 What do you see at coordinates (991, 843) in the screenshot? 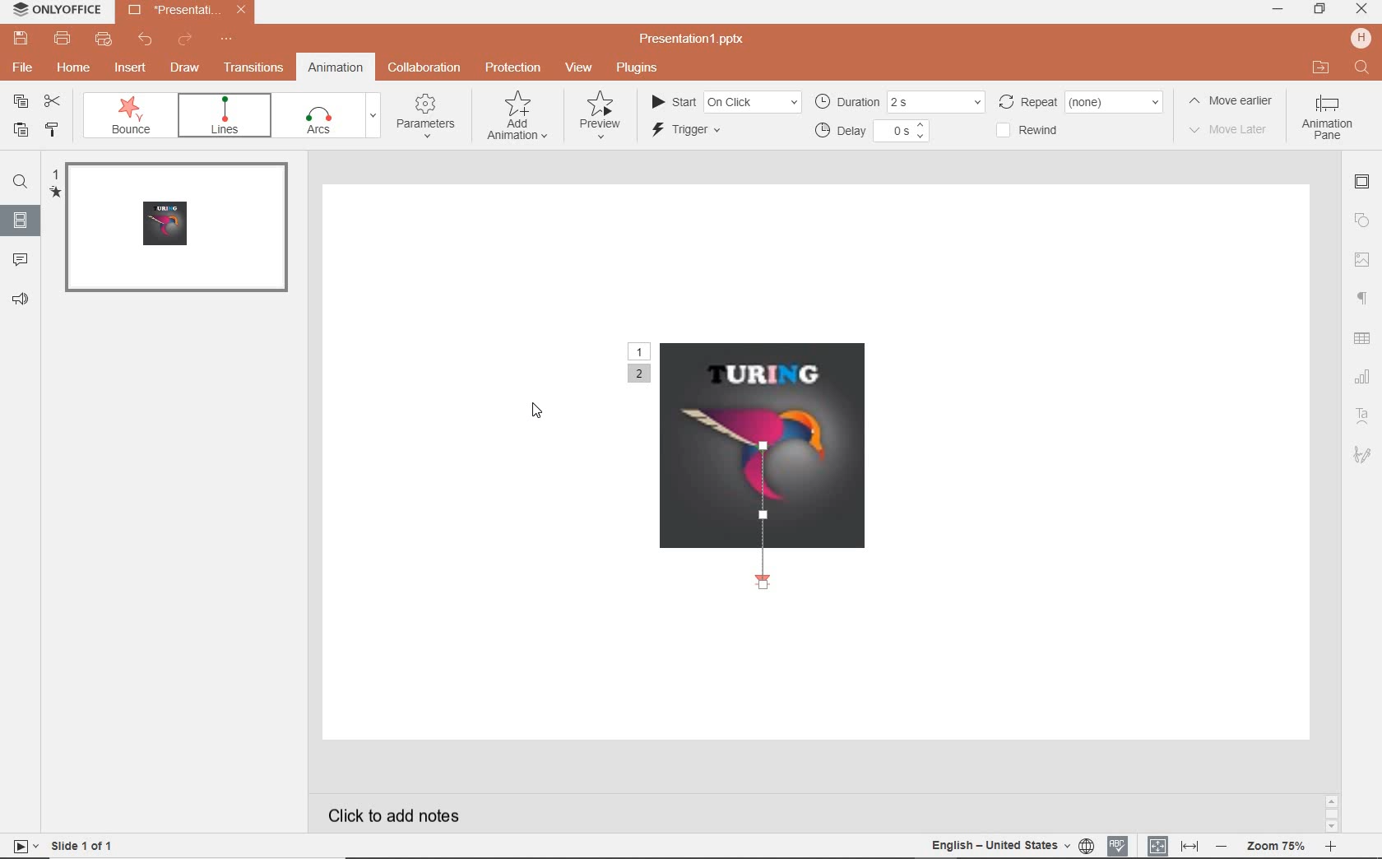
I see `english` at bounding box center [991, 843].